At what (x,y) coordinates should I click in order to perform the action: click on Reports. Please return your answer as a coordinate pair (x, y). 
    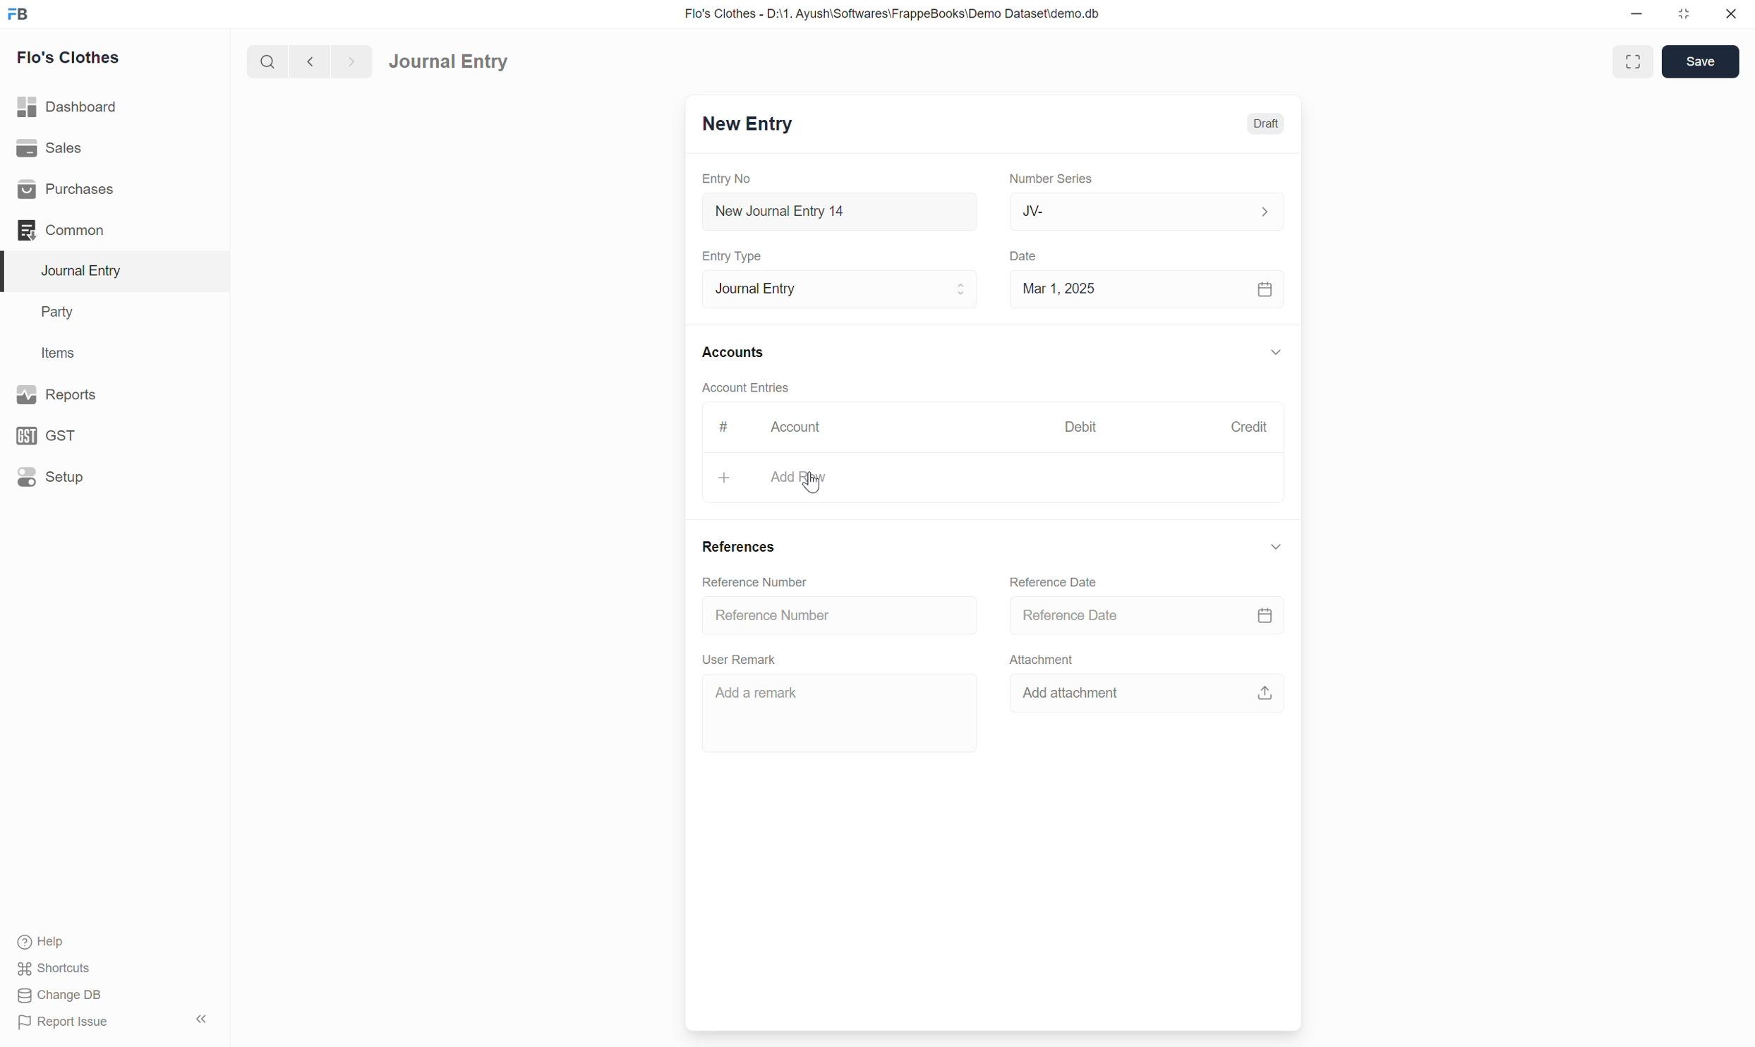
    Looking at the image, I should click on (61, 394).